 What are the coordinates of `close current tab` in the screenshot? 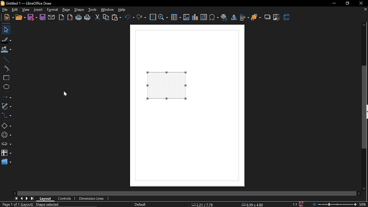 It's located at (365, 9).